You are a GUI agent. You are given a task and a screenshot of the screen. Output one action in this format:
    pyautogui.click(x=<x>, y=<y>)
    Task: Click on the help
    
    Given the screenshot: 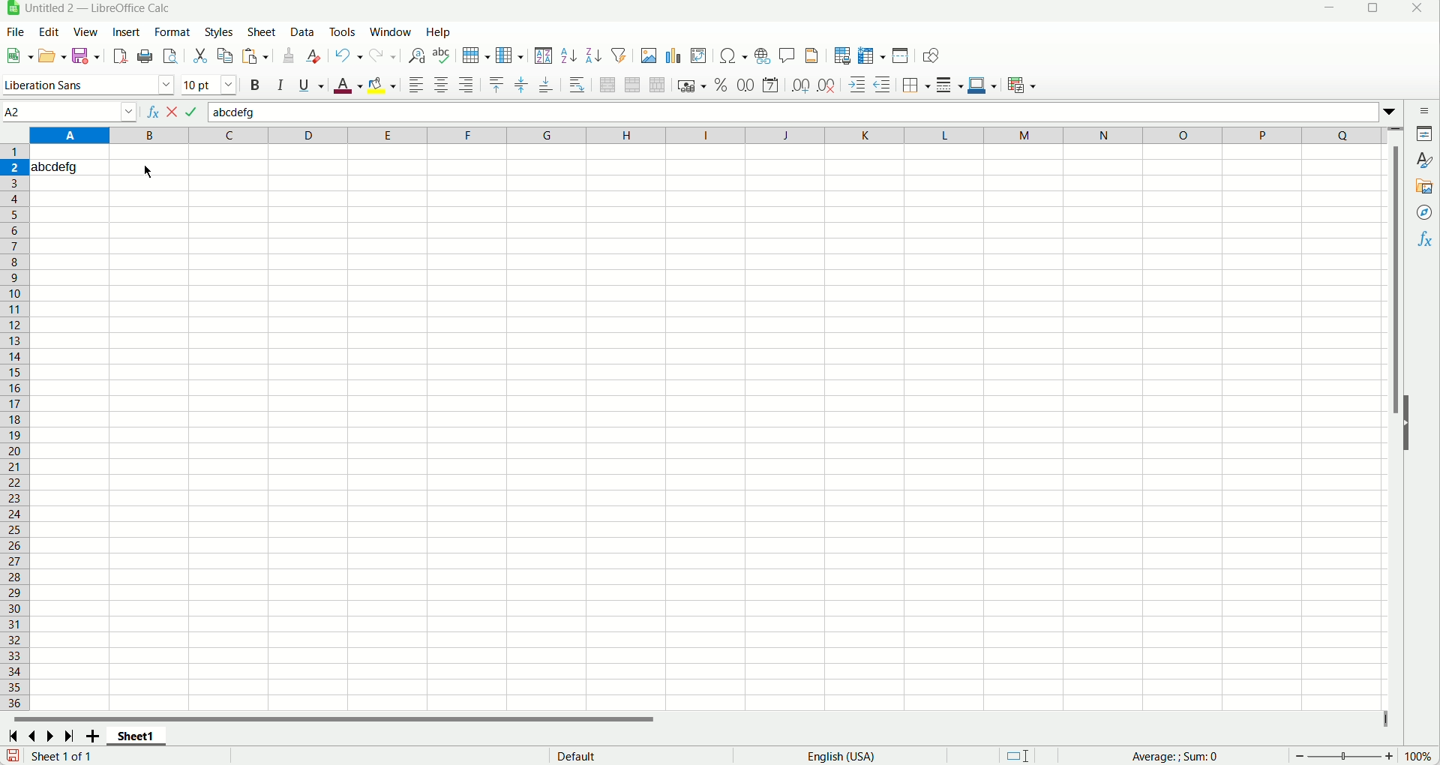 What is the action you would take?
    pyautogui.click(x=439, y=31)
    